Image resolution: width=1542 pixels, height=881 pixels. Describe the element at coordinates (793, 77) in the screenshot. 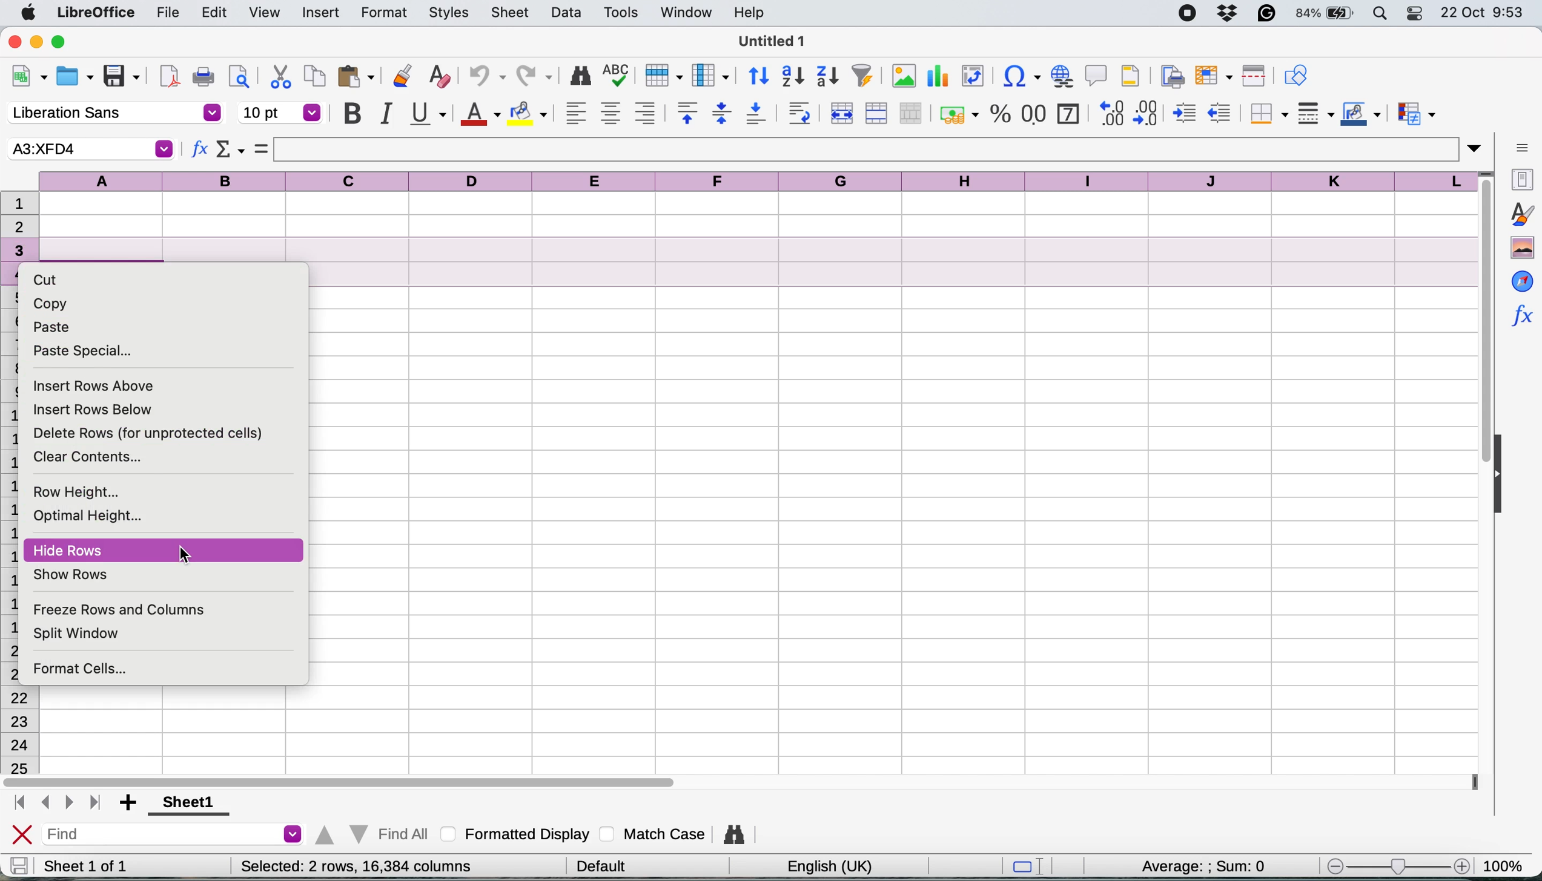

I see `sort ascending` at that location.